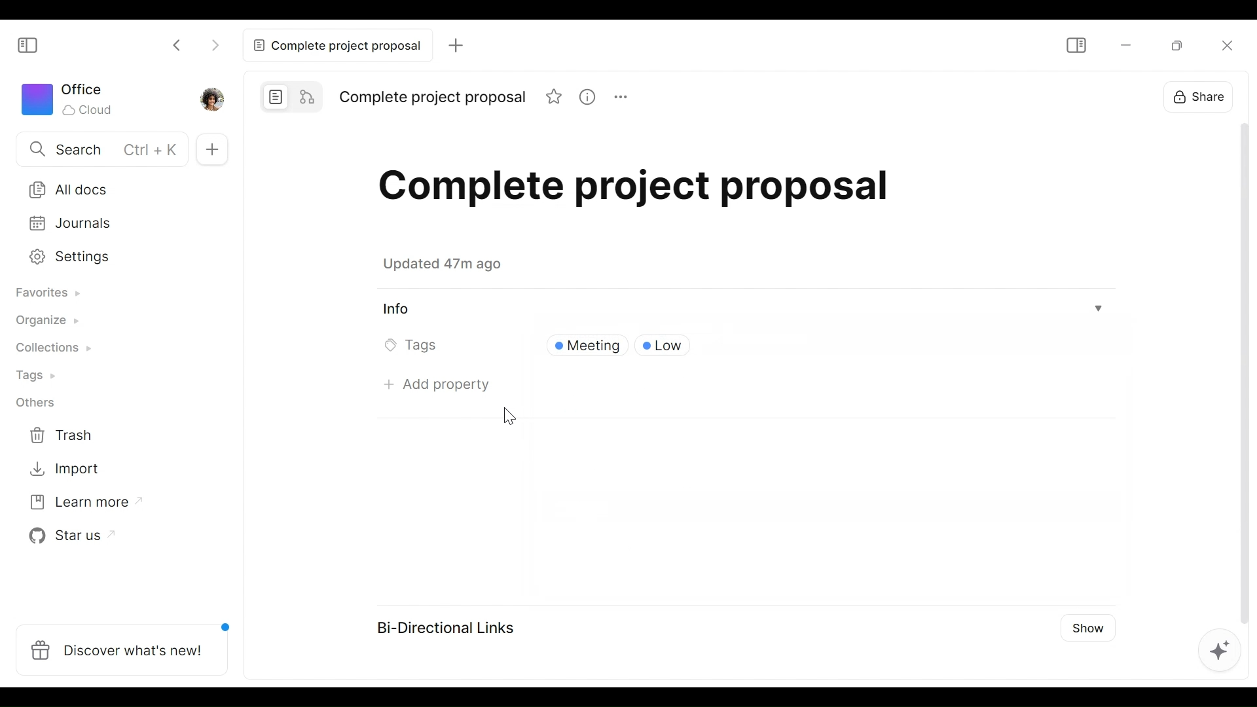  What do you see at coordinates (508, 413) in the screenshot?
I see `Cursor` at bounding box center [508, 413].